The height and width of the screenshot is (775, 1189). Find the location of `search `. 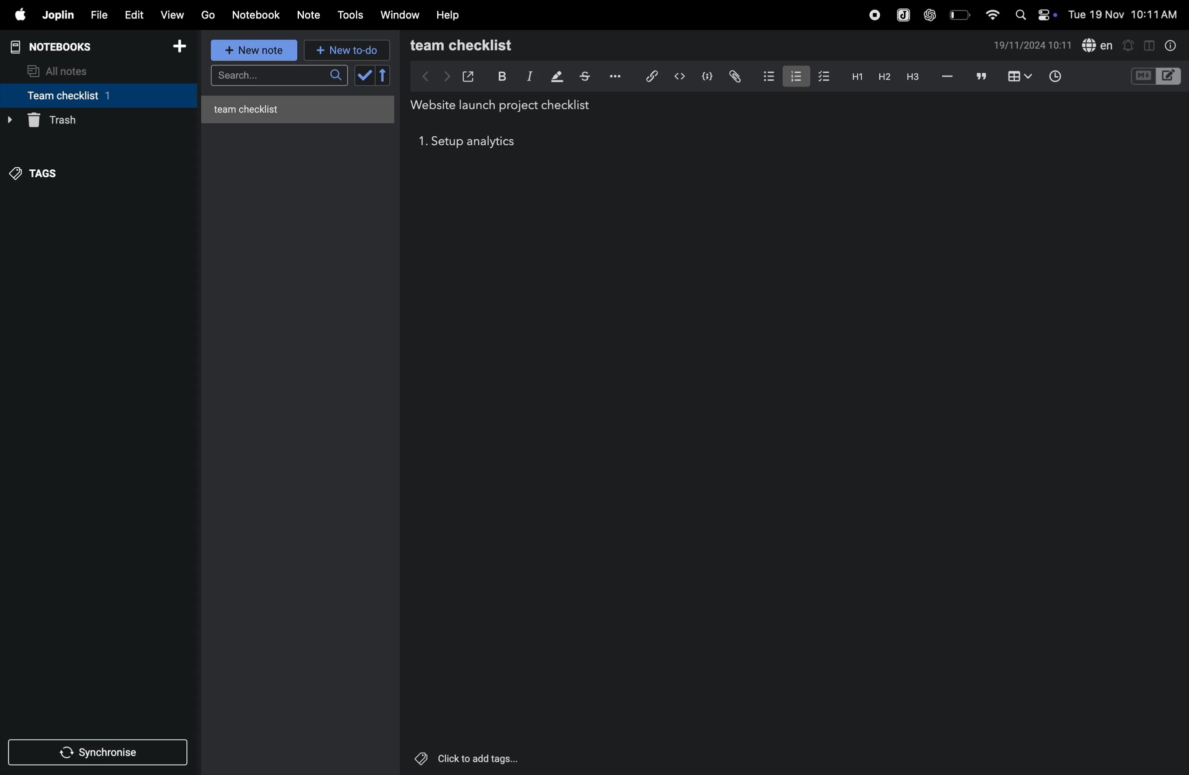

search  is located at coordinates (277, 77).